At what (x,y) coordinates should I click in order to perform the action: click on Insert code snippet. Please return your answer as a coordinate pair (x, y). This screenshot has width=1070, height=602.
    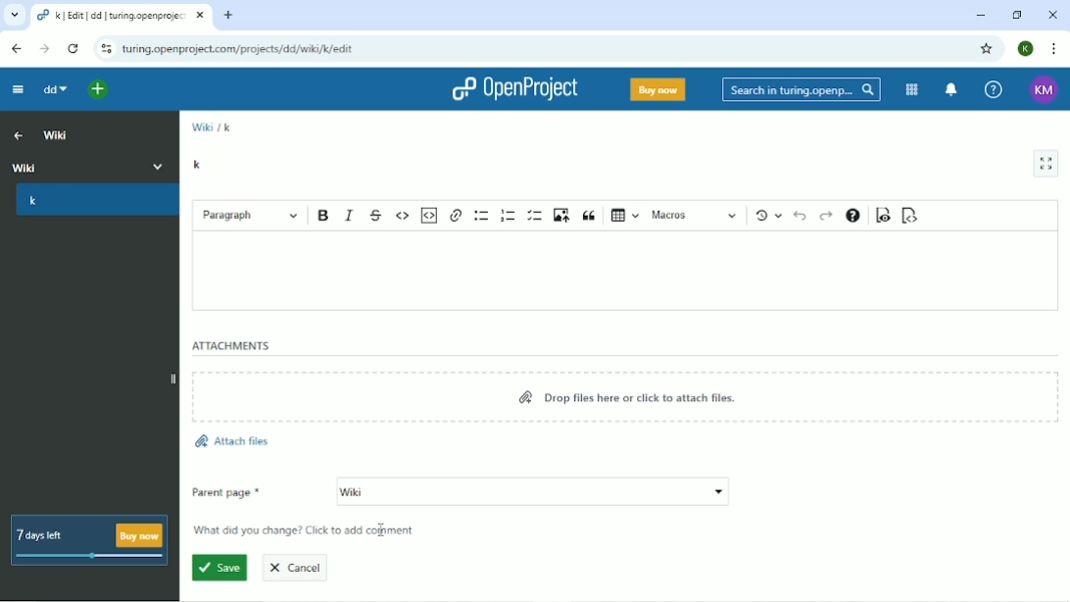
    Looking at the image, I should click on (430, 215).